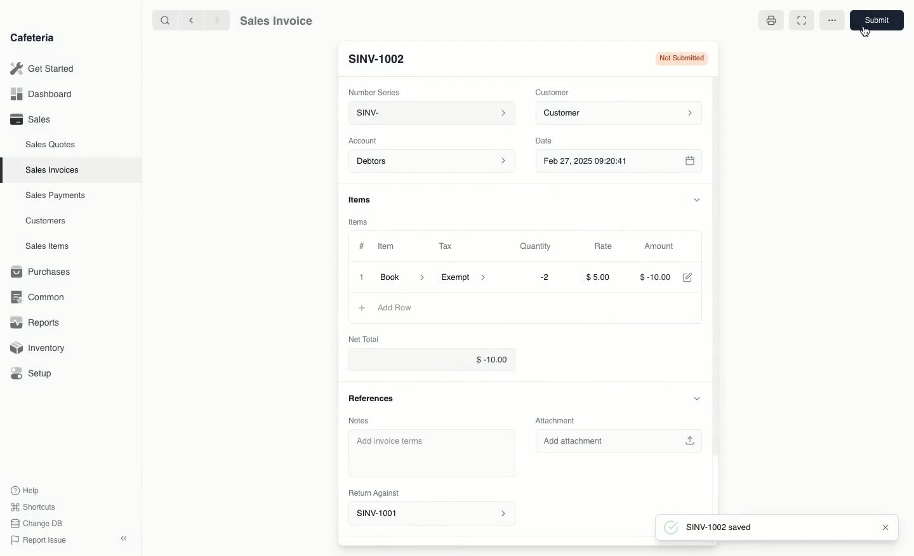 The width and height of the screenshot is (914, 556). I want to click on -2, so click(544, 277).